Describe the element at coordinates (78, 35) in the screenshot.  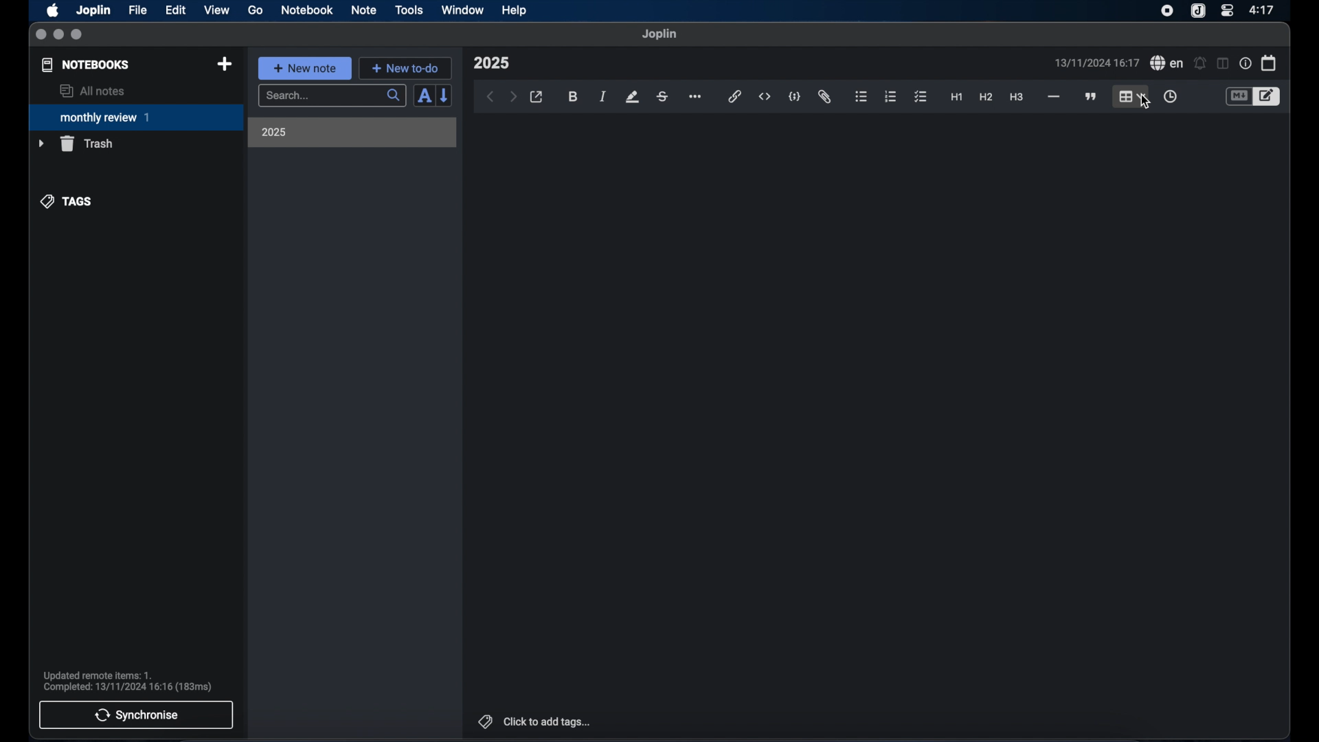
I see `maximize` at that location.